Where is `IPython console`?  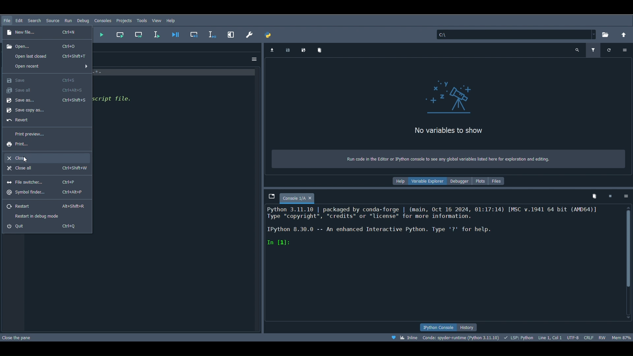
IPython console is located at coordinates (437, 327).